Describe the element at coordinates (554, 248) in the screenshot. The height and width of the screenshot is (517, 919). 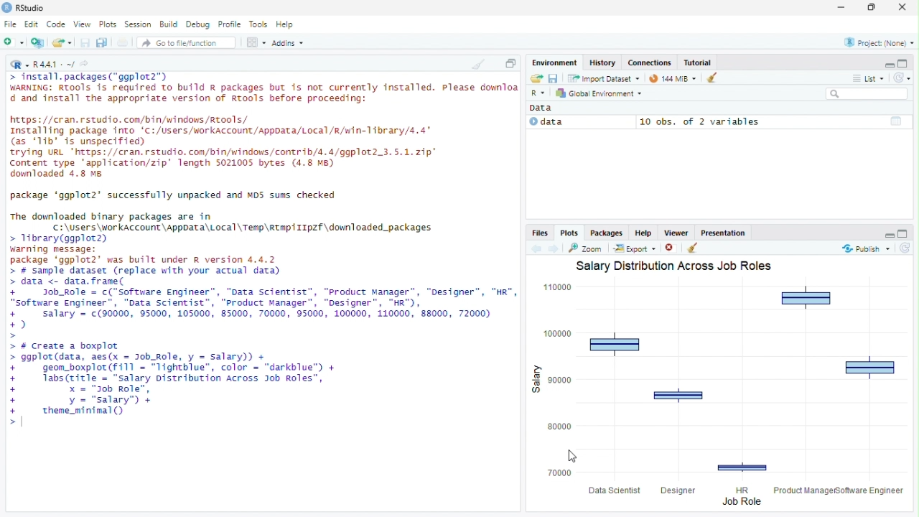
I see `next topic` at that location.